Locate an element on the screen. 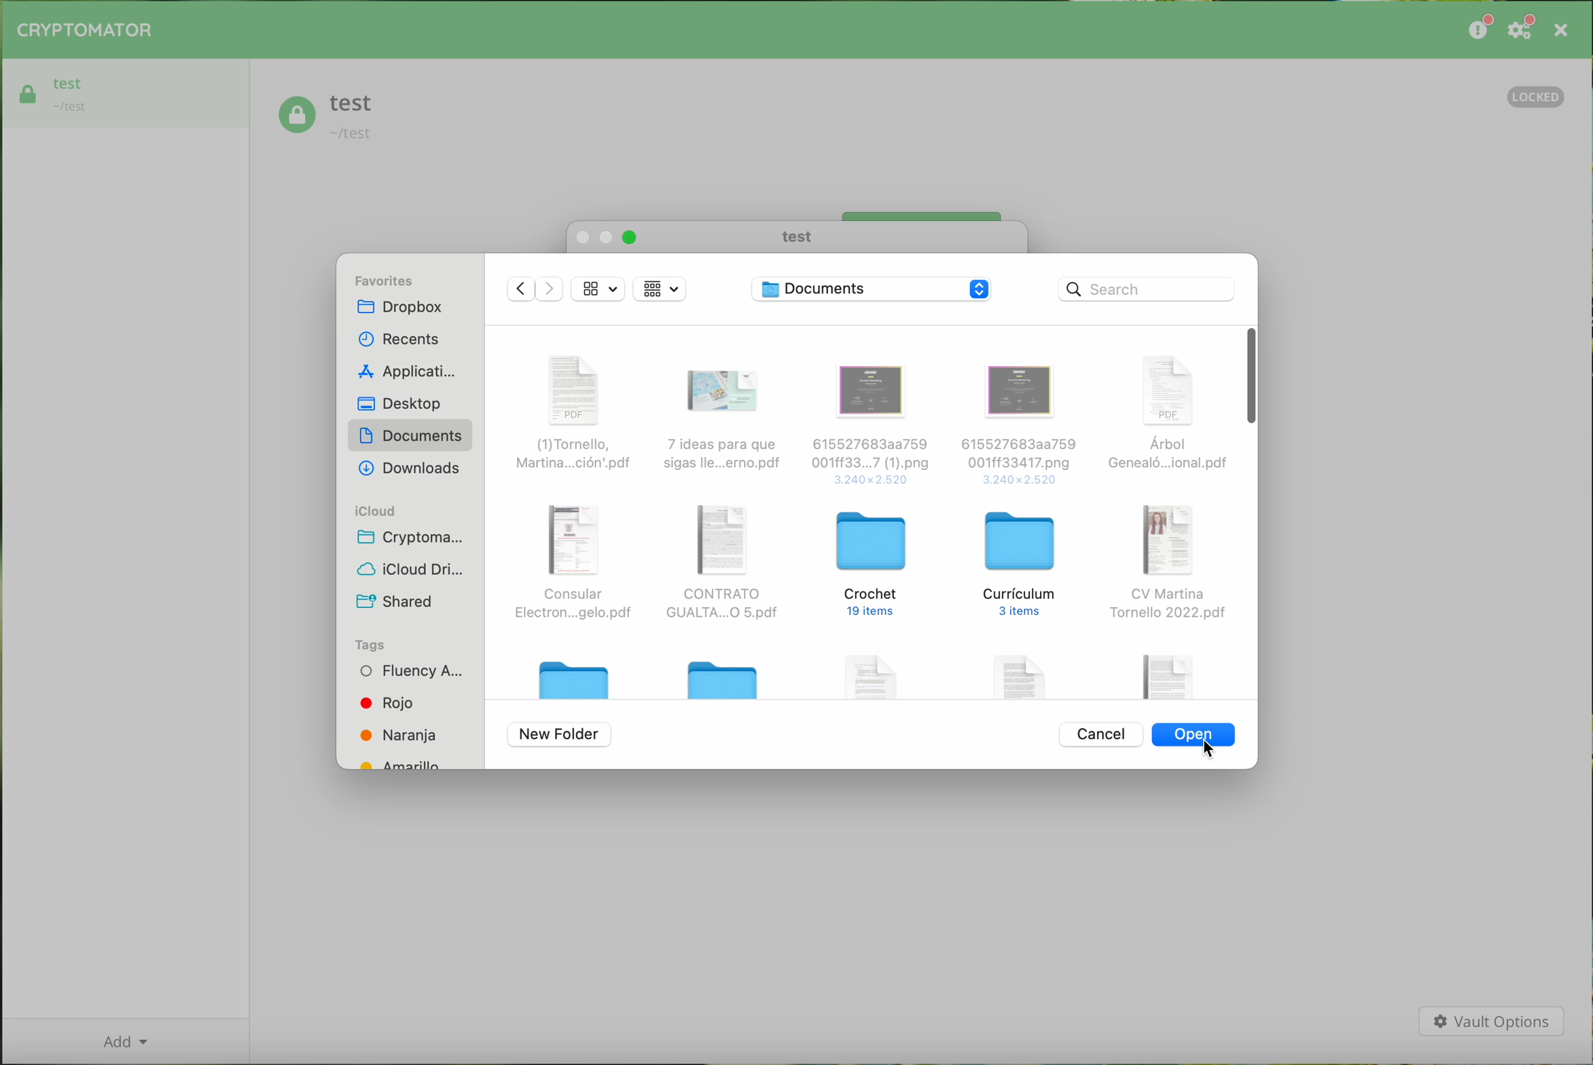 The height and width of the screenshot is (1065, 1593). navigate arrows is located at coordinates (535, 292).